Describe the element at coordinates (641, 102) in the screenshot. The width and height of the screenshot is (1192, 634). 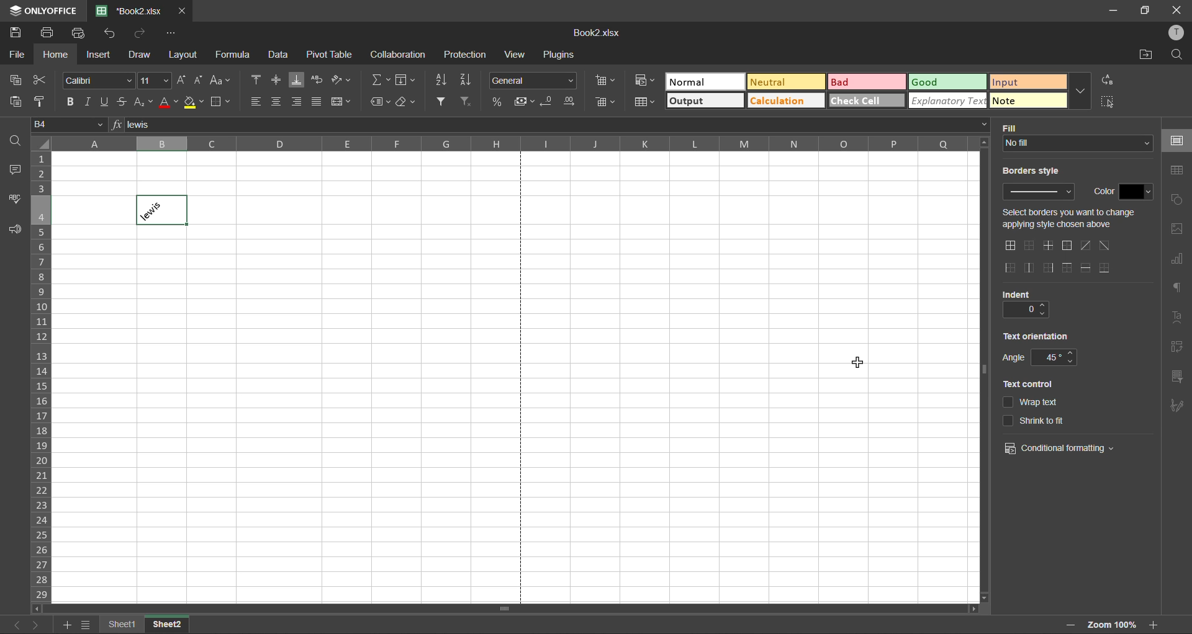
I see `format as table` at that location.